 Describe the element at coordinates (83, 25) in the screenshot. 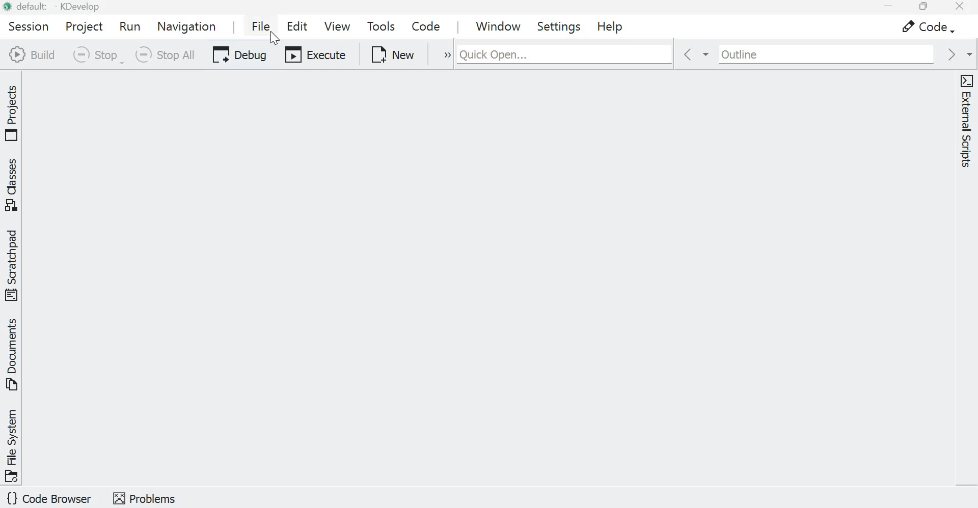

I see `Project` at that location.